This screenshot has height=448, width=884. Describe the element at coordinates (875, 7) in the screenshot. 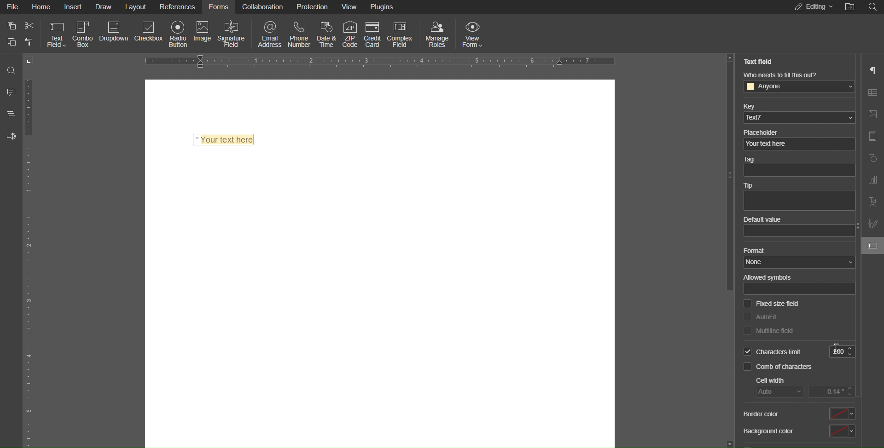

I see `Search` at that location.